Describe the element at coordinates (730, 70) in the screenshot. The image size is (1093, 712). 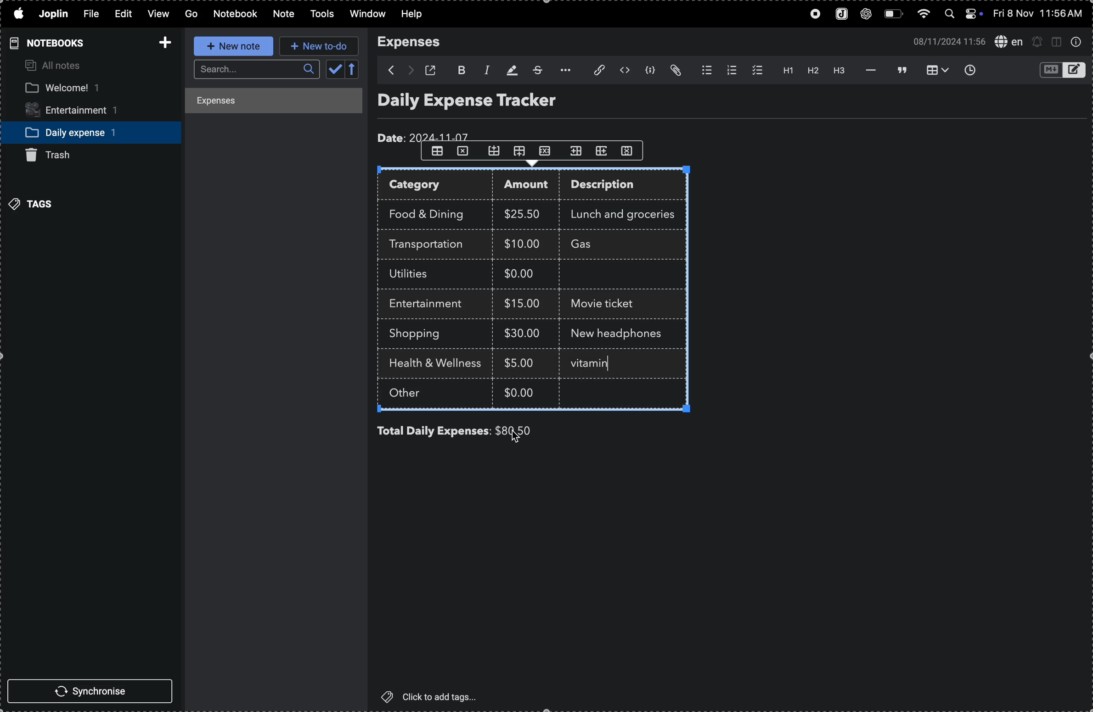
I see `numberlist` at that location.